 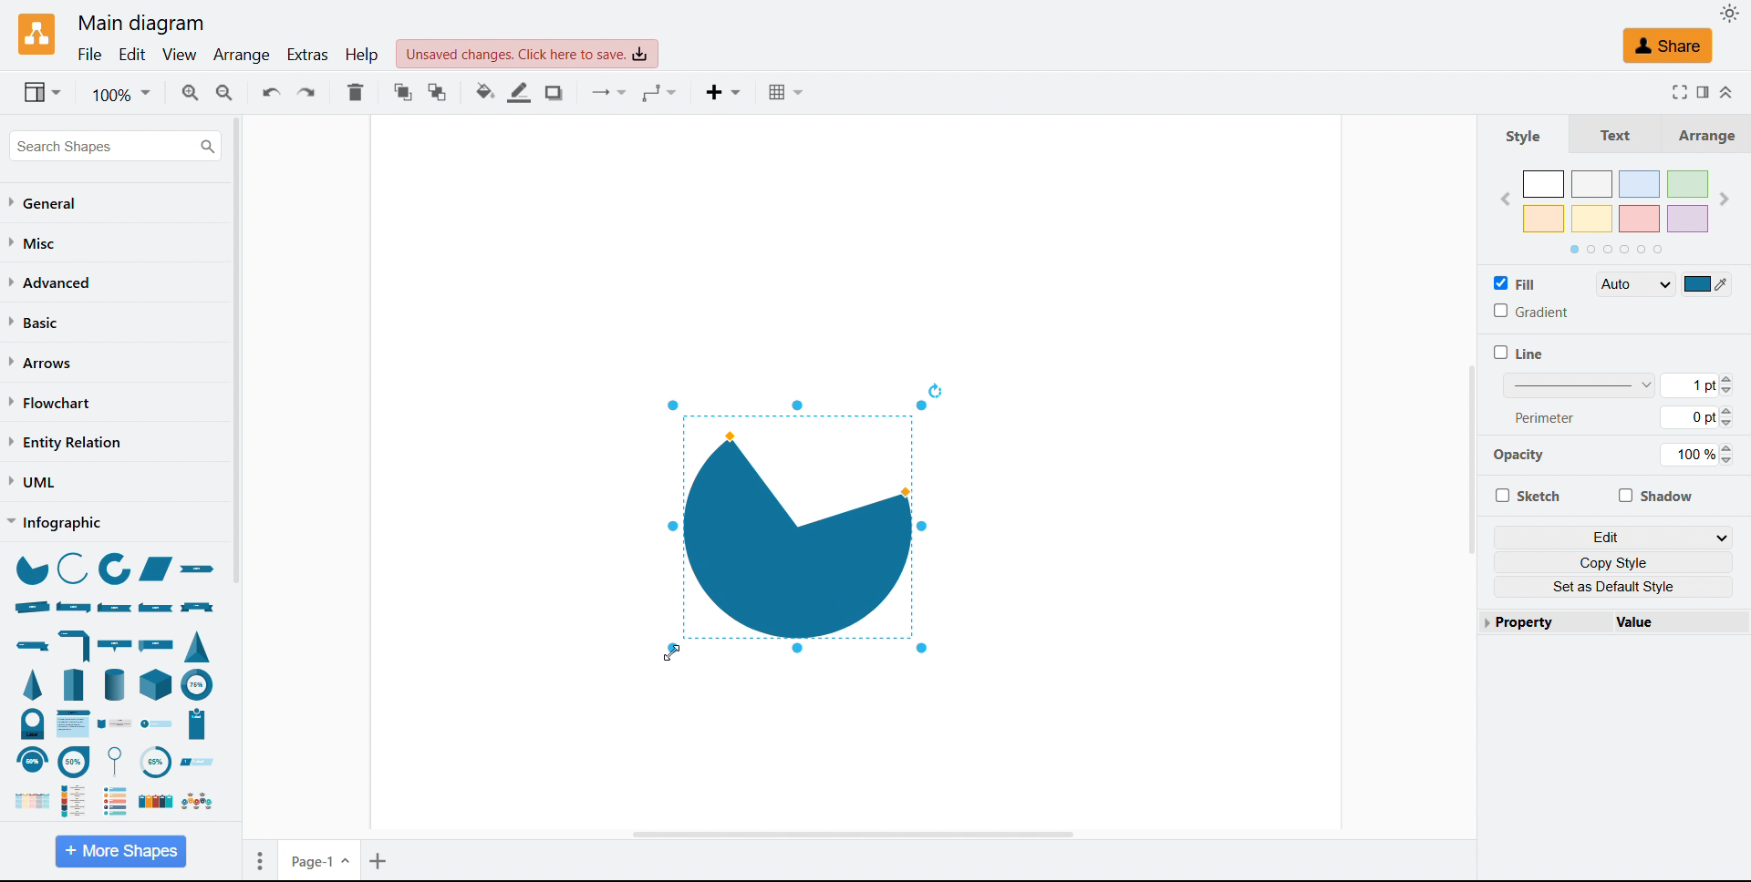 What do you see at coordinates (119, 761) in the screenshot?
I see `circular callout` at bounding box center [119, 761].